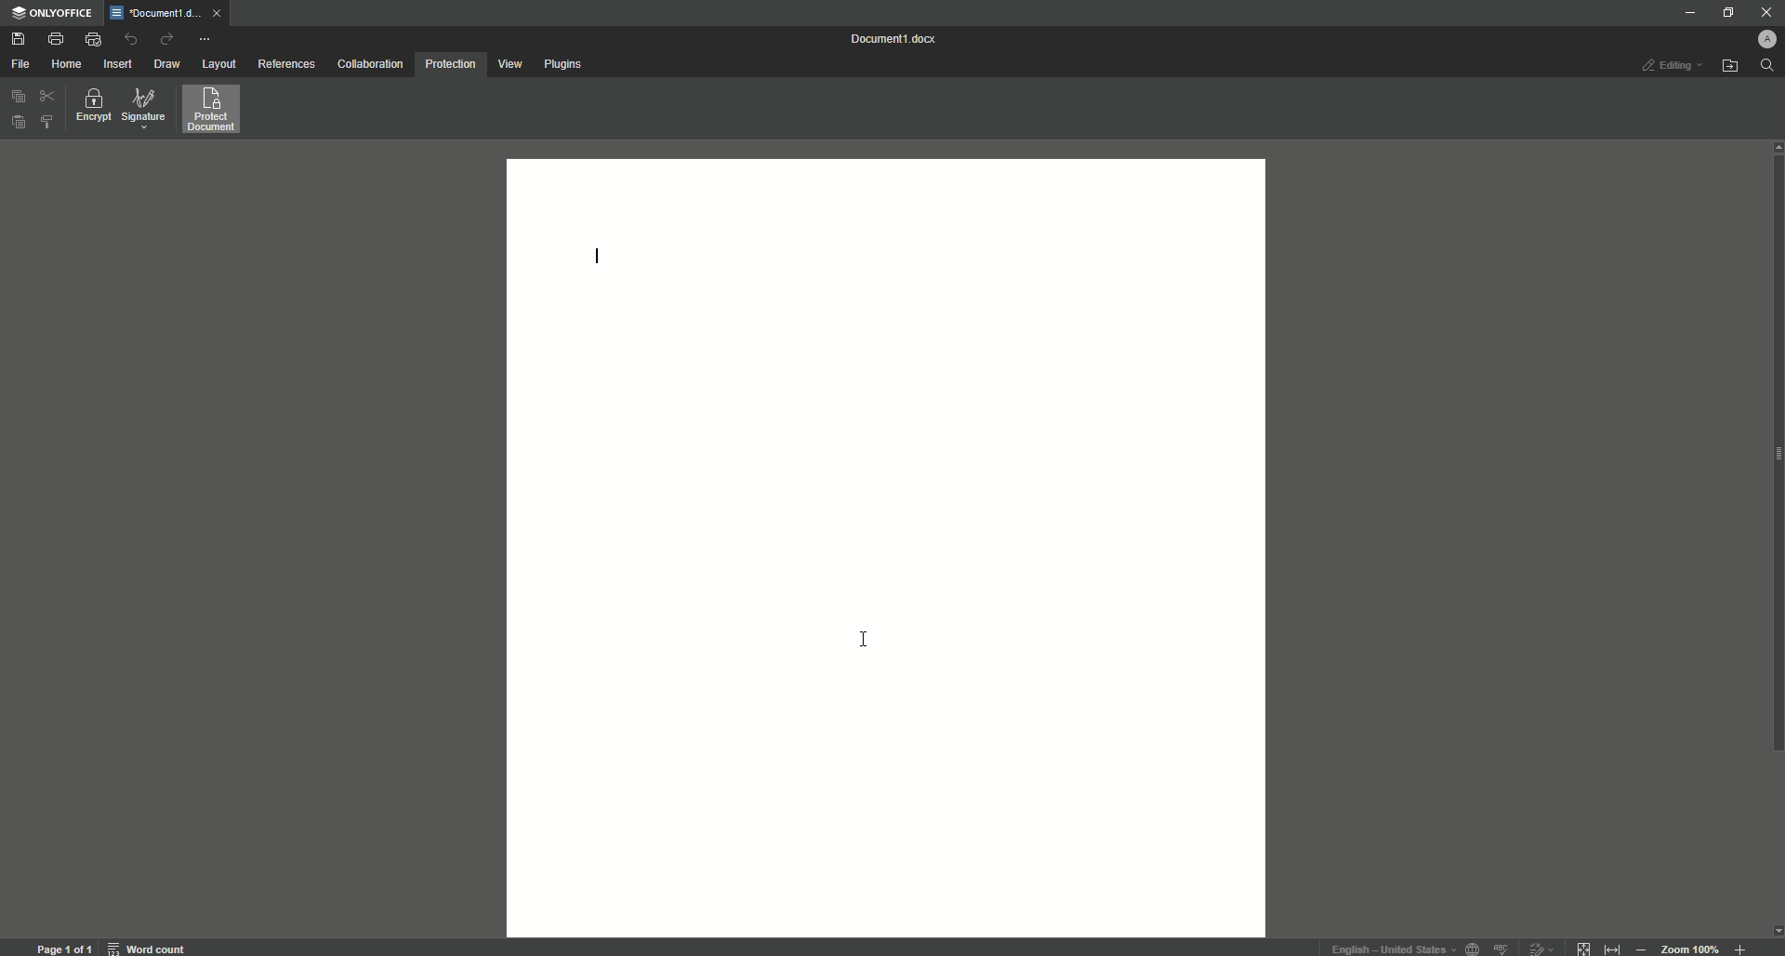 The height and width of the screenshot is (956, 1785). I want to click on zoom 100%, so click(1692, 946).